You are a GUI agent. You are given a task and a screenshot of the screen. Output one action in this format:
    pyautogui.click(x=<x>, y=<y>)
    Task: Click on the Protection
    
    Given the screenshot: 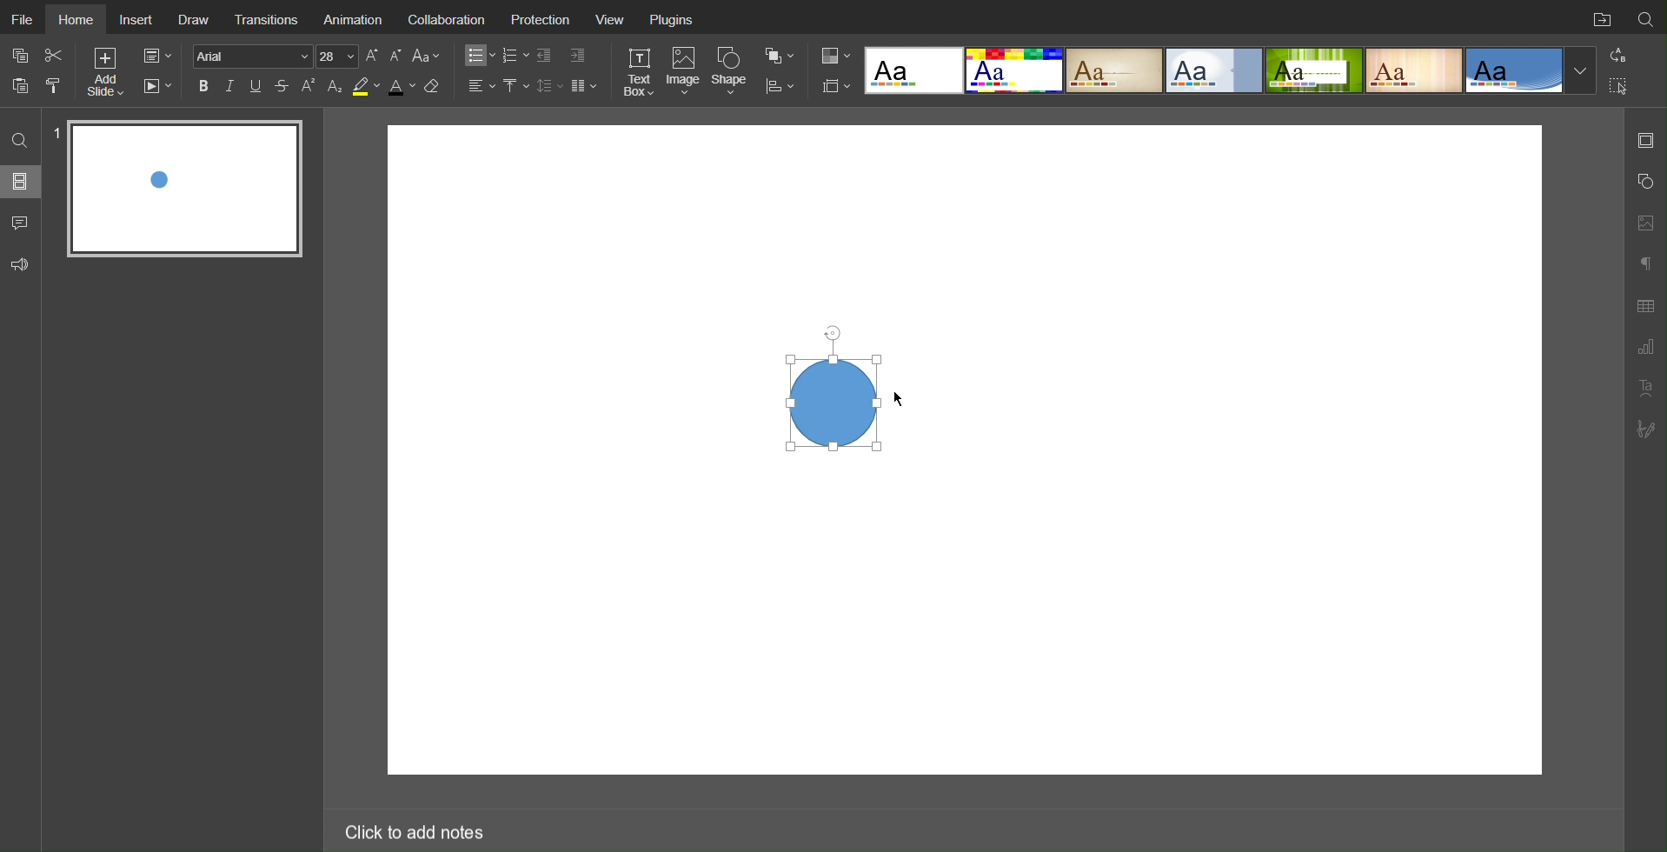 What is the action you would take?
    pyautogui.click(x=543, y=18)
    